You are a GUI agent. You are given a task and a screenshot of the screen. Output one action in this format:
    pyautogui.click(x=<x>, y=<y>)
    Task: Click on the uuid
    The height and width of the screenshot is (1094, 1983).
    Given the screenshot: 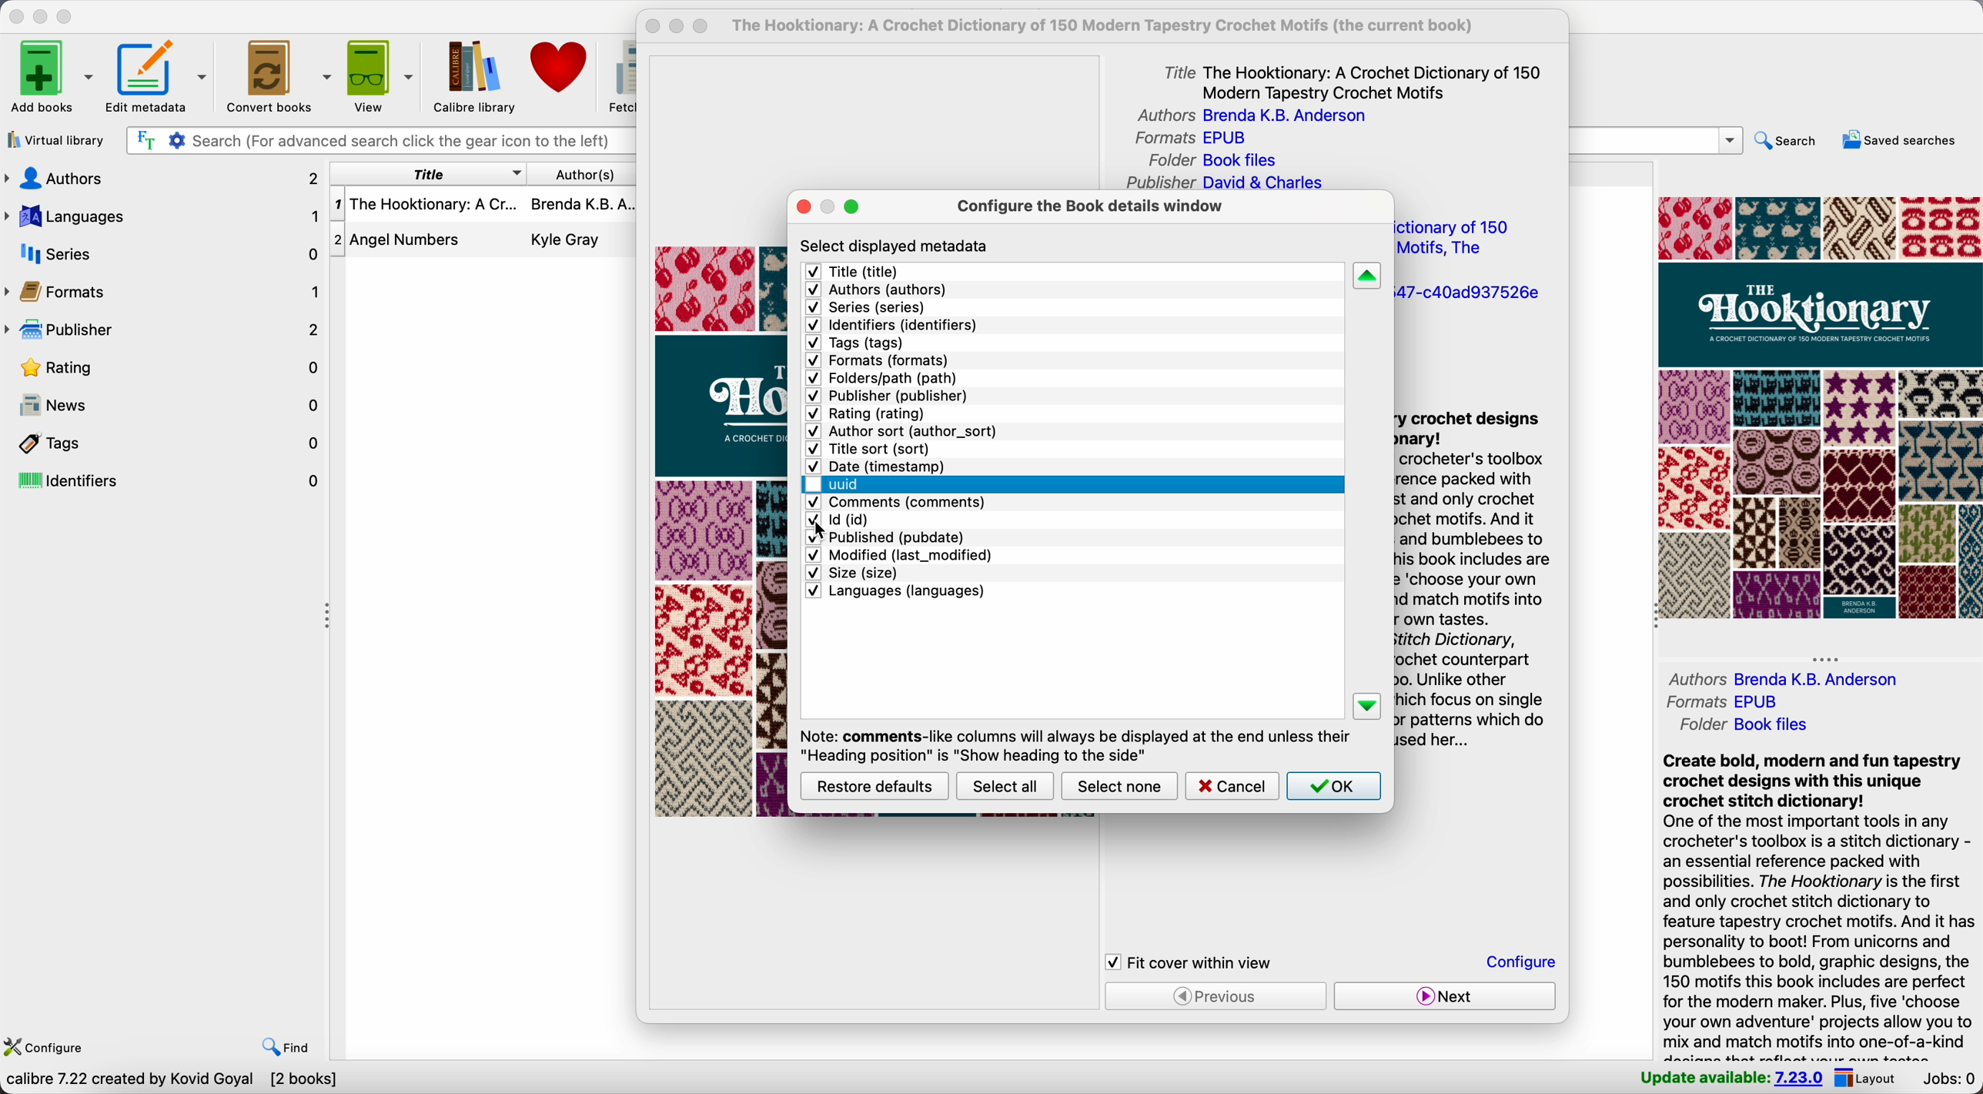 What is the action you would take?
    pyautogui.click(x=1467, y=294)
    